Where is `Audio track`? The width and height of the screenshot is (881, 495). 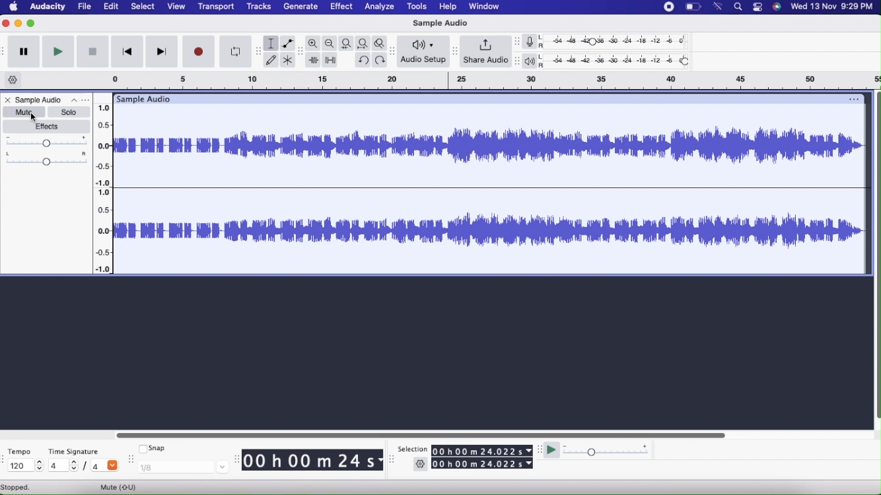 Audio track is located at coordinates (490, 189).